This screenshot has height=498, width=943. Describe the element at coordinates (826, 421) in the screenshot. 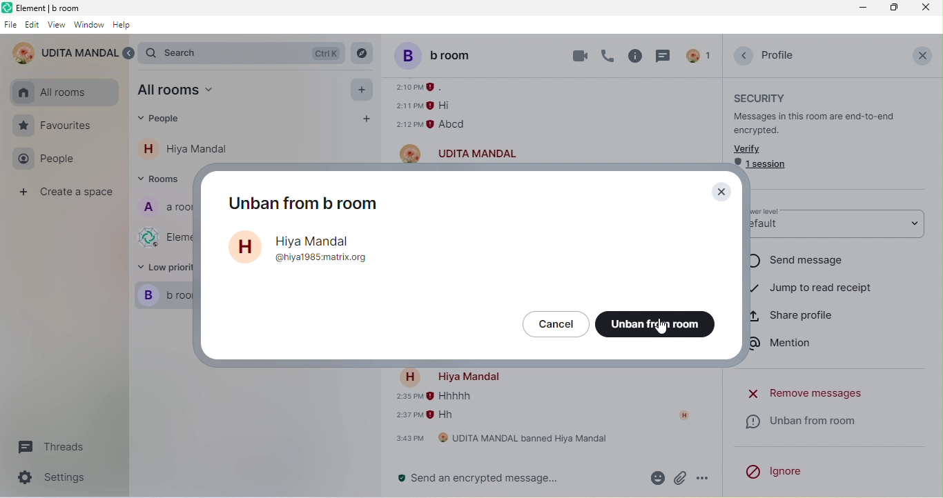

I see `unban from room` at that location.